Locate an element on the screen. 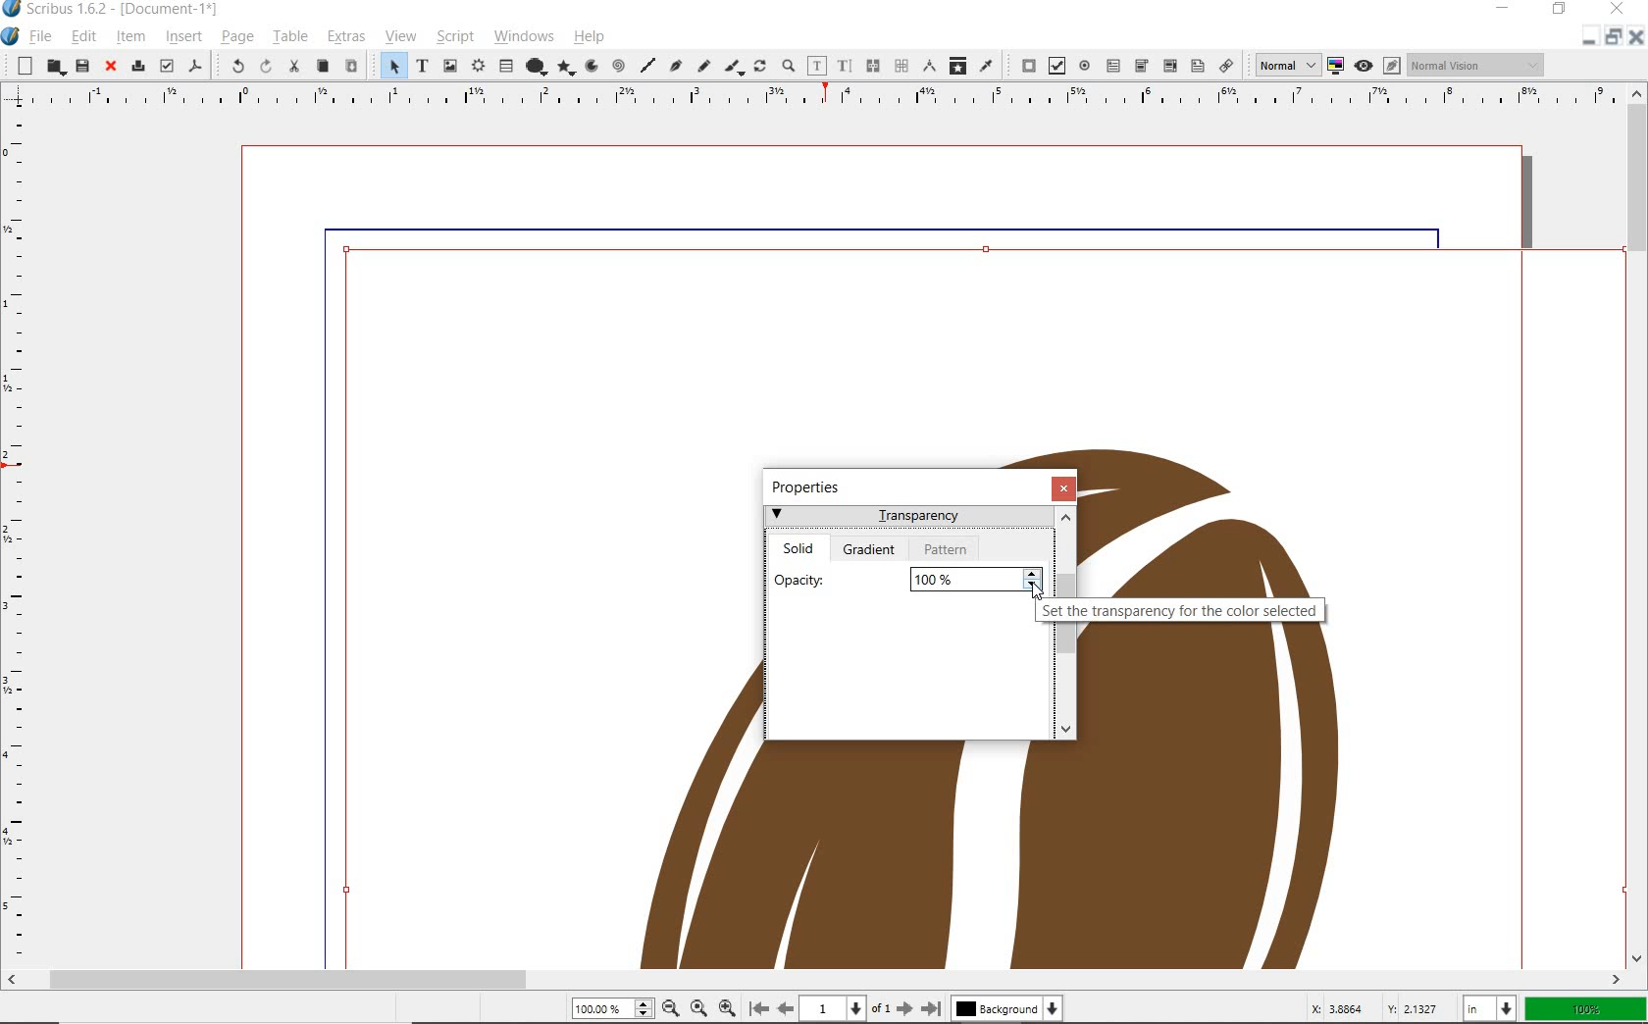 The height and width of the screenshot is (1024, 1648). Zoom to 100% is located at coordinates (700, 1008).